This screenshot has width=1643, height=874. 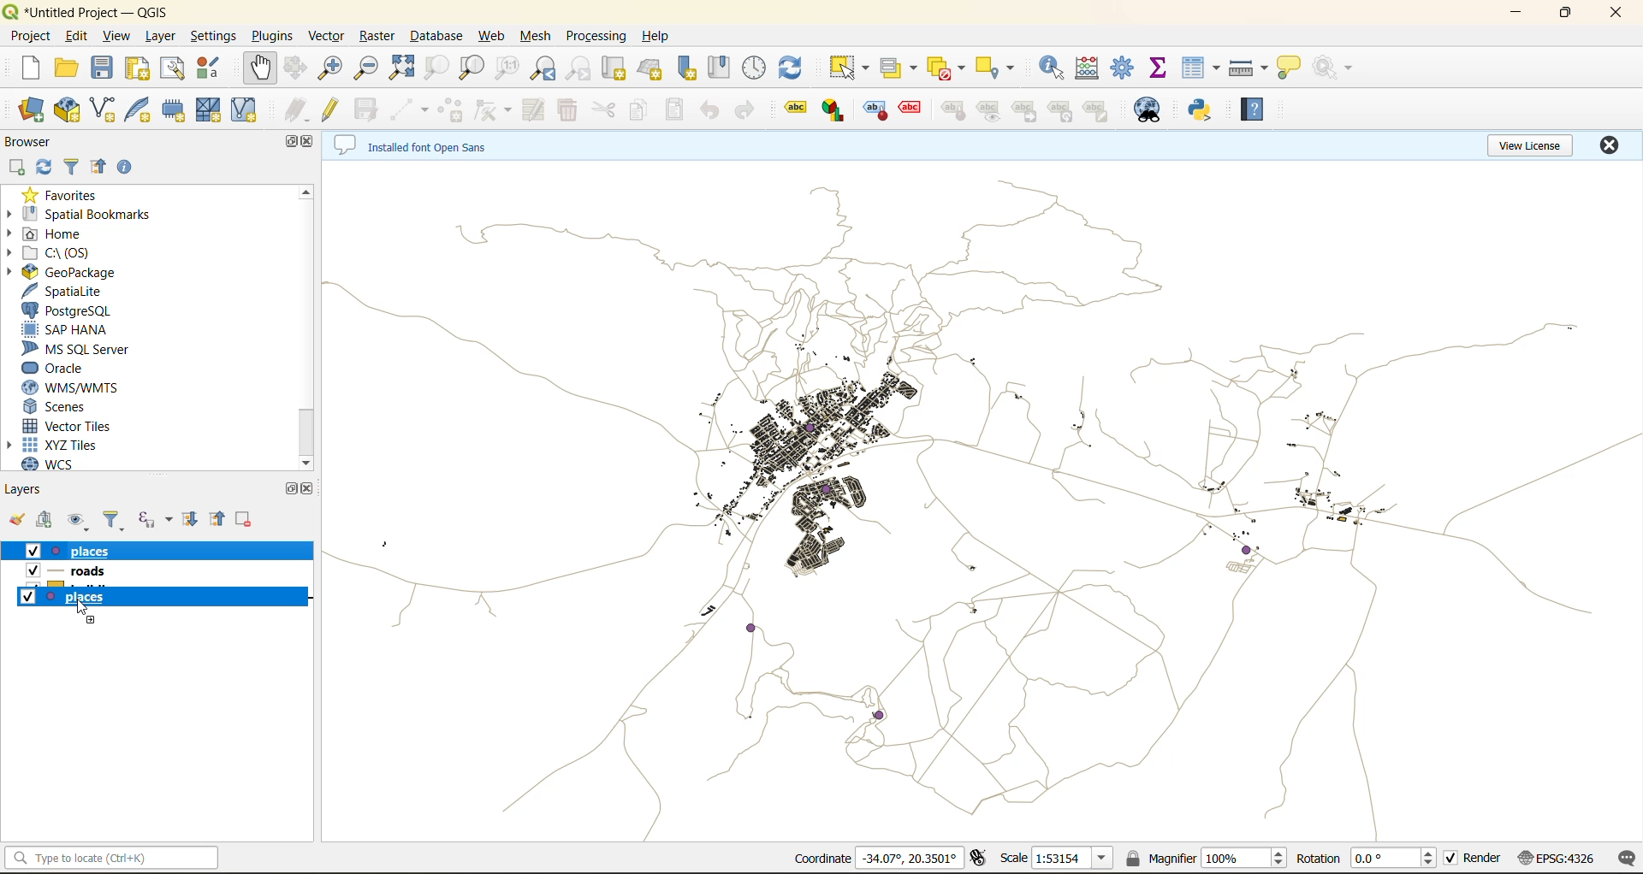 I want to click on print layout, so click(x=133, y=68).